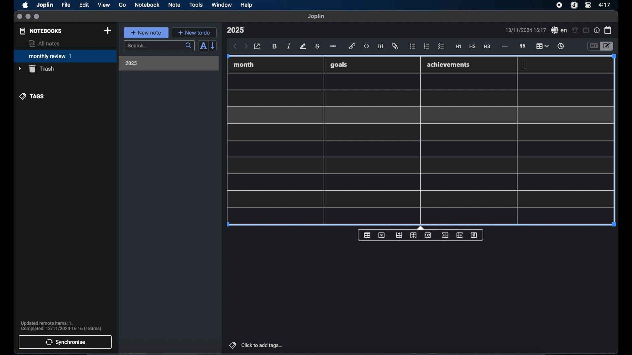 Image resolution: width=632 pixels, height=355 pixels. I want to click on achievements, so click(449, 65).